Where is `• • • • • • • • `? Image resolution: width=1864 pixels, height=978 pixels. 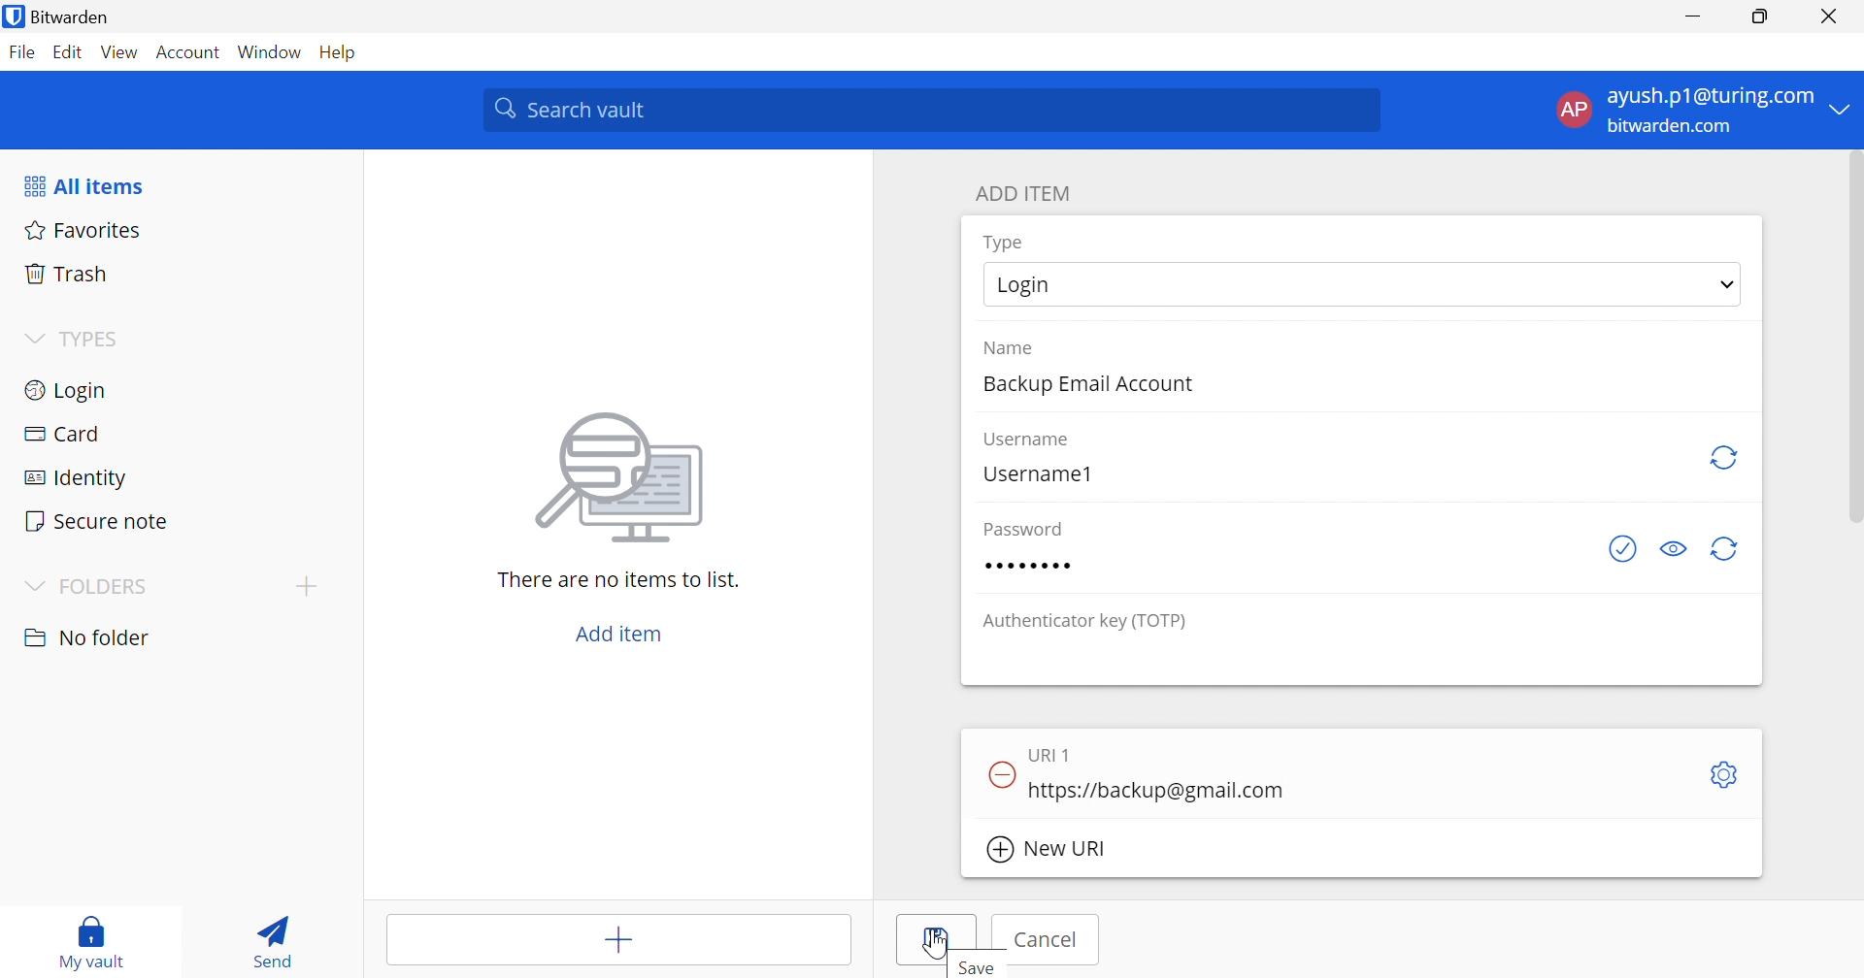 • • • • • • • •  is located at coordinates (1026, 566).